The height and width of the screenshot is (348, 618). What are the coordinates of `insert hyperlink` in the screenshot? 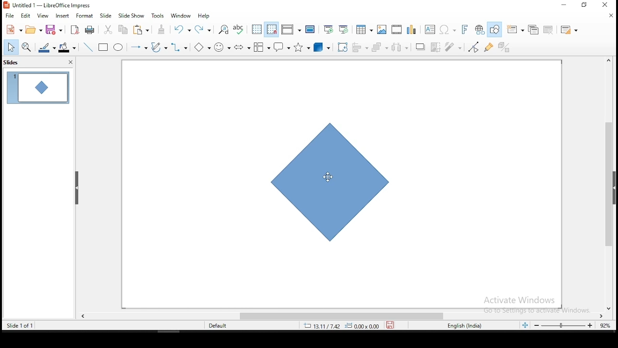 It's located at (480, 29).